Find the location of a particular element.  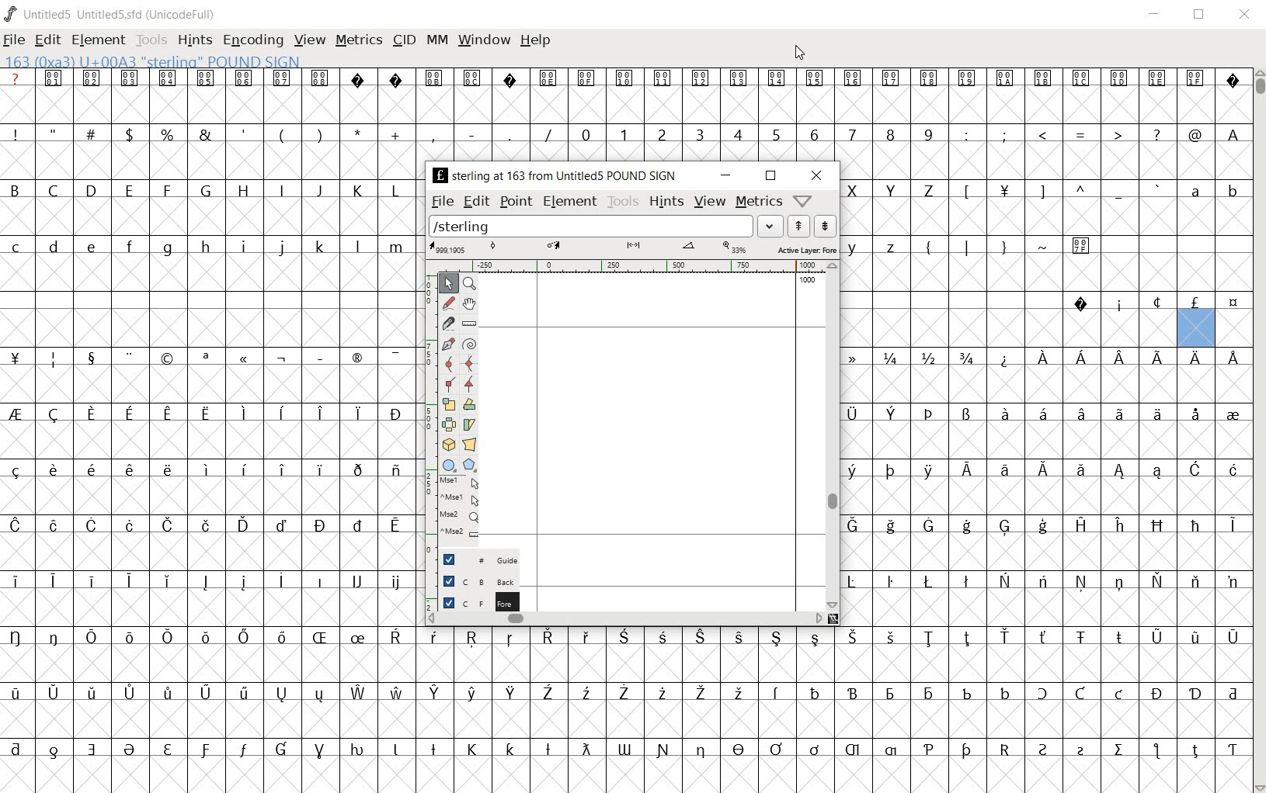

ruler is located at coordinates (632, 266).